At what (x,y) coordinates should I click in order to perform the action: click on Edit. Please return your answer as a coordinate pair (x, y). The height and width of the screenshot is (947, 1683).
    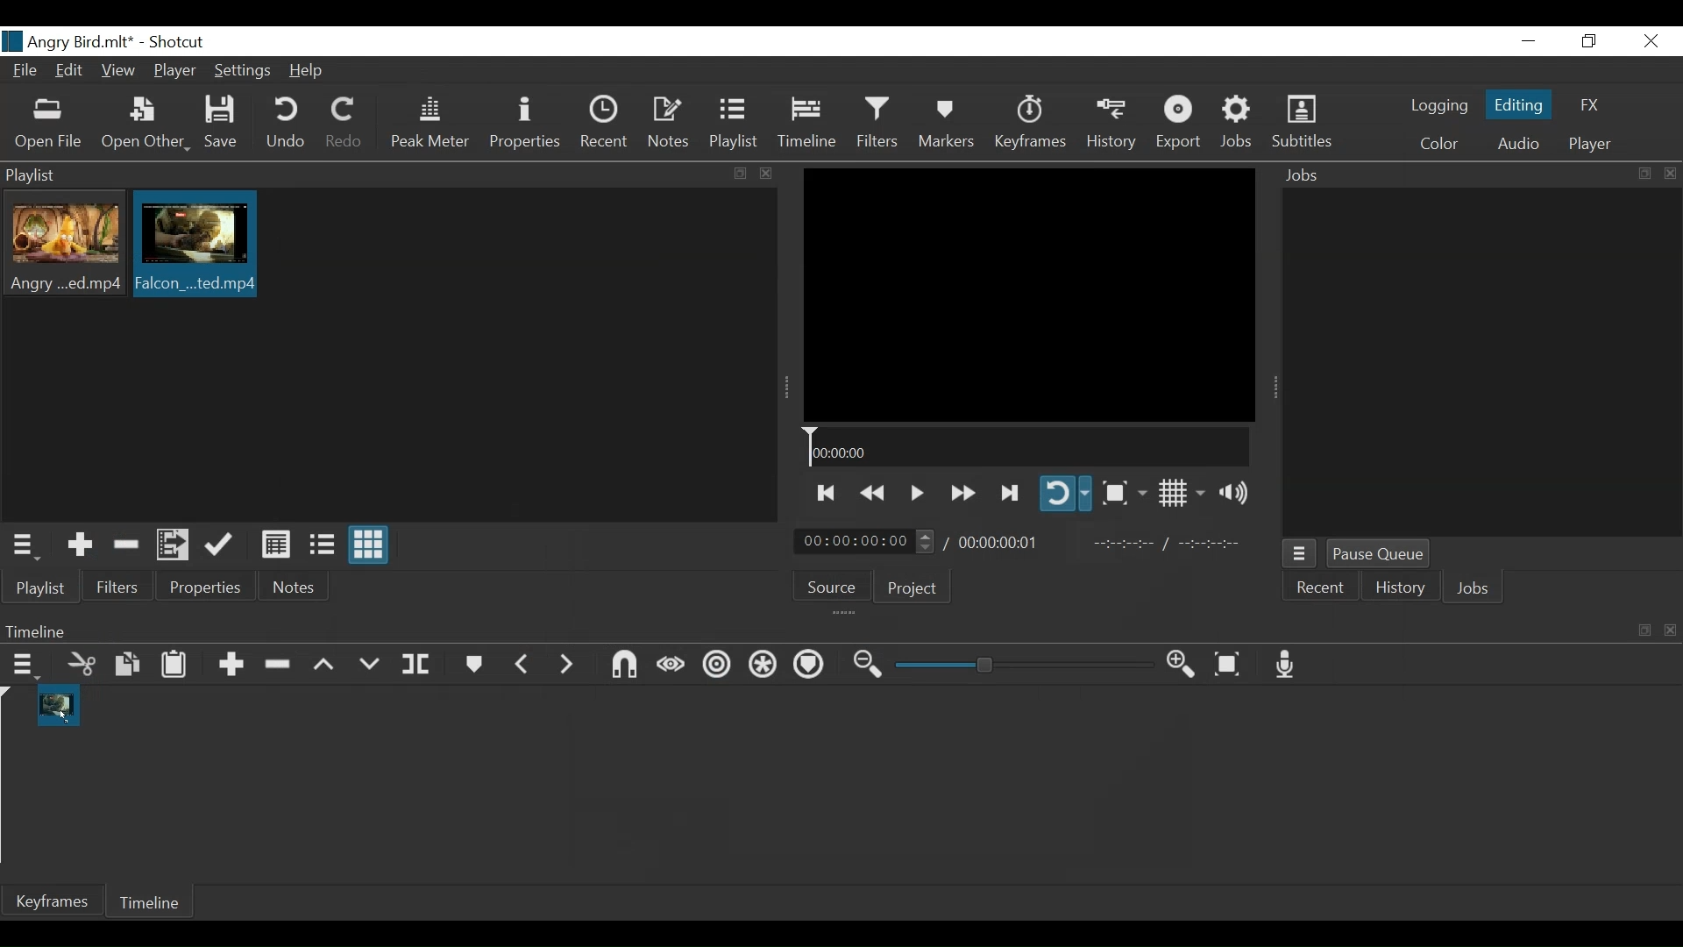
    Looking at the image, I should click on (72, 72).